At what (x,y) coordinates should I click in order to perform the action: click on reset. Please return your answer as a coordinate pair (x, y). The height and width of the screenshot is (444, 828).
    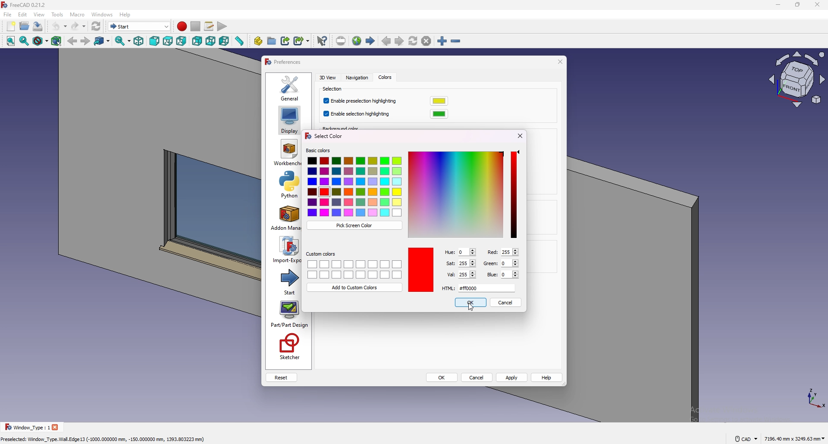
    Looking at the image, I should click on (281, 378).